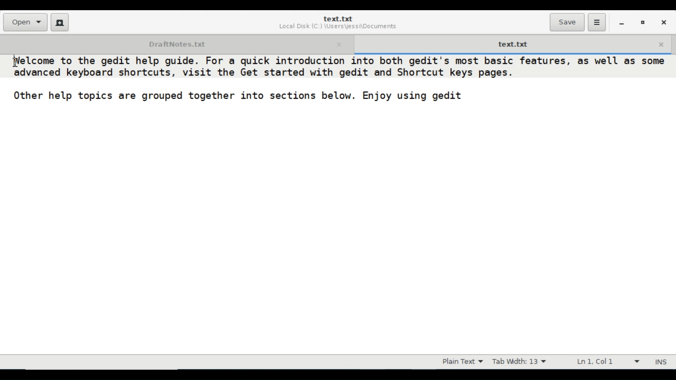 The width and height of the screenshot is (676, 380). I want to click on Open Tab, so click(176, 43).